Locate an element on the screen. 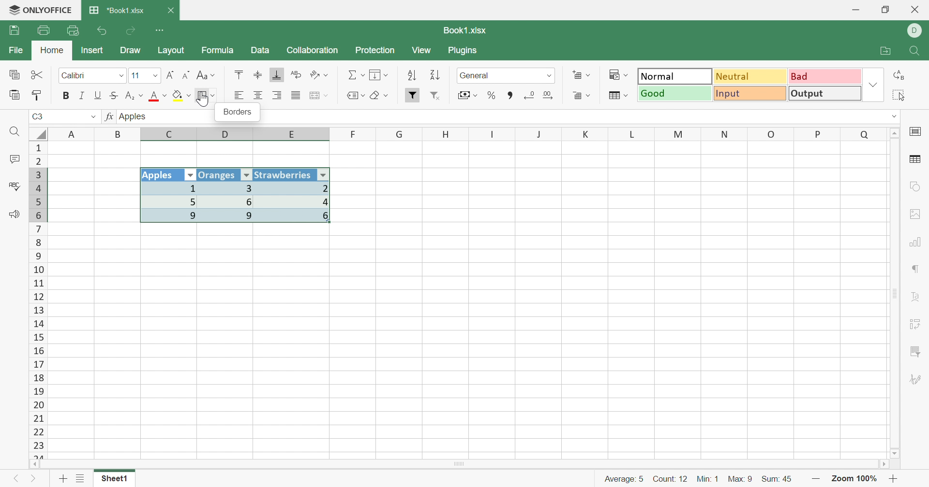 Image resolution: width=929 pixels, height=487 pixels. Zoom out is located at coordinates (817, 478).